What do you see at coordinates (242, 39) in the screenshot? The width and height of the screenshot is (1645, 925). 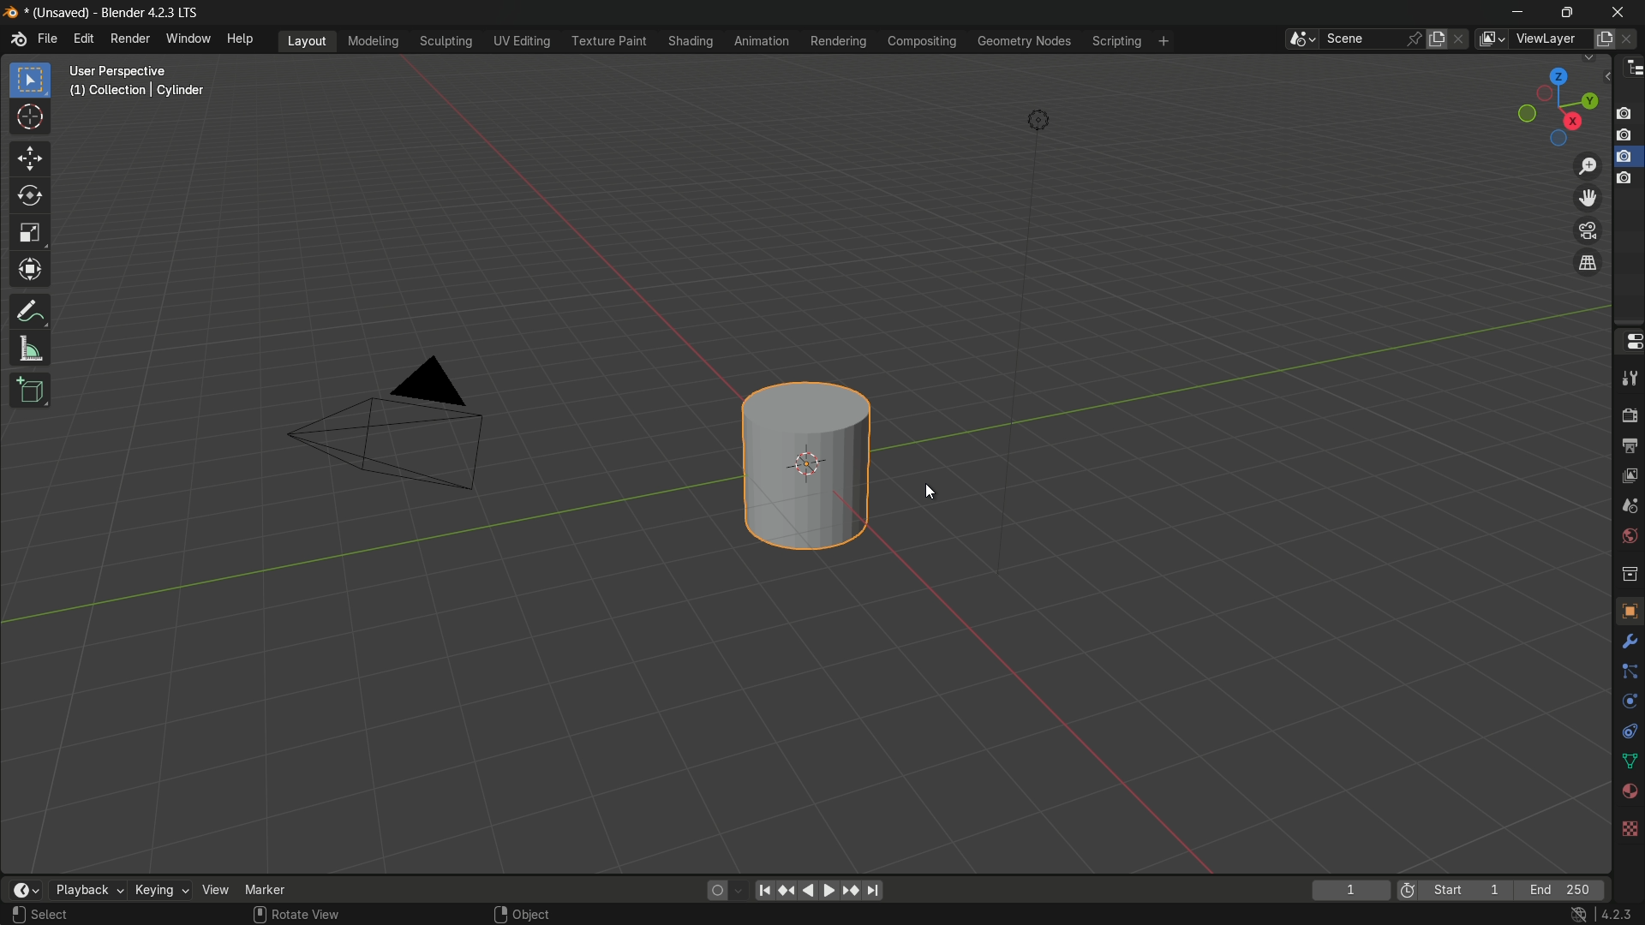 I see `help menu` at bounding box center [242, 39].